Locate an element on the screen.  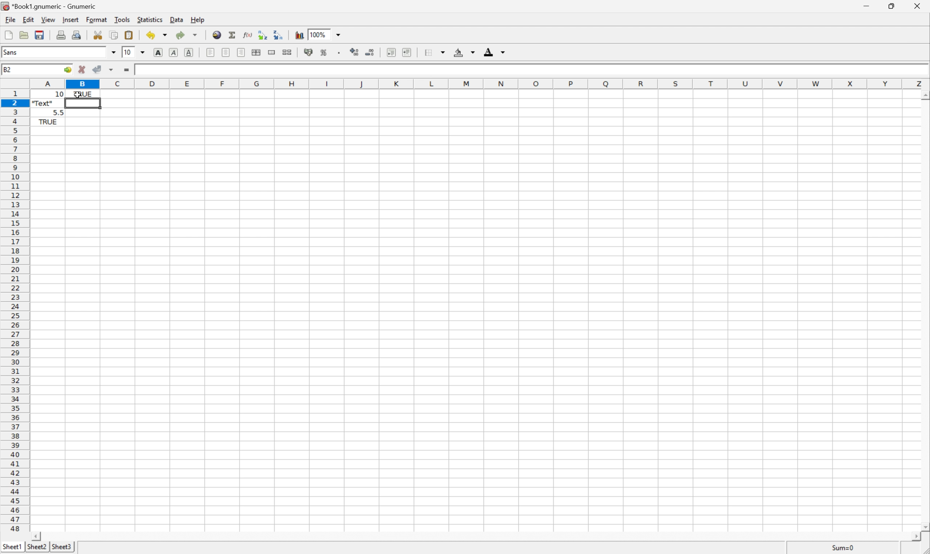
Copy clipboard is located at coordinates (114, 35).